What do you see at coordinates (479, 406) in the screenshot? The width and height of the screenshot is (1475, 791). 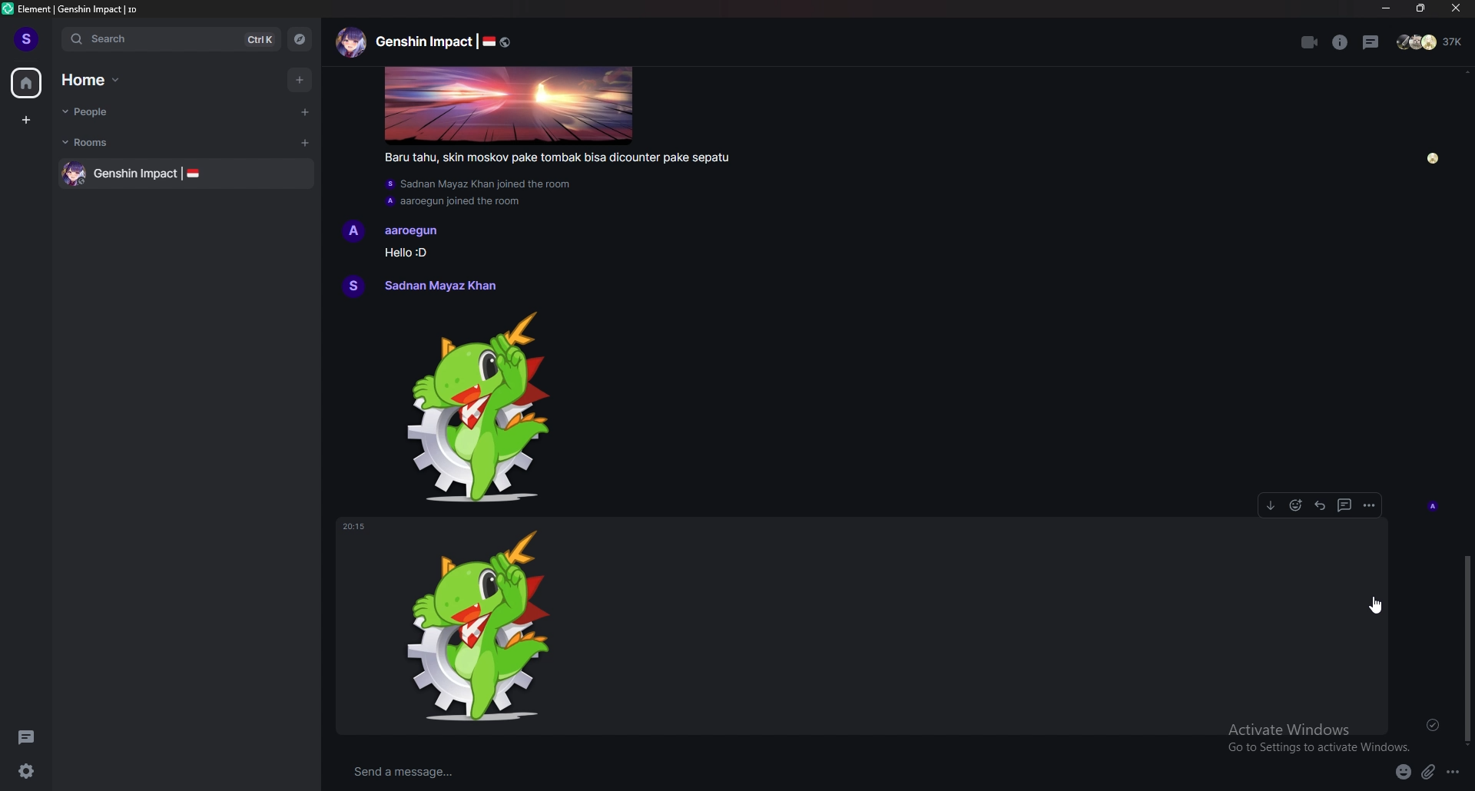 I see `Kongi admins sticker` at bounding box center [479, 406].